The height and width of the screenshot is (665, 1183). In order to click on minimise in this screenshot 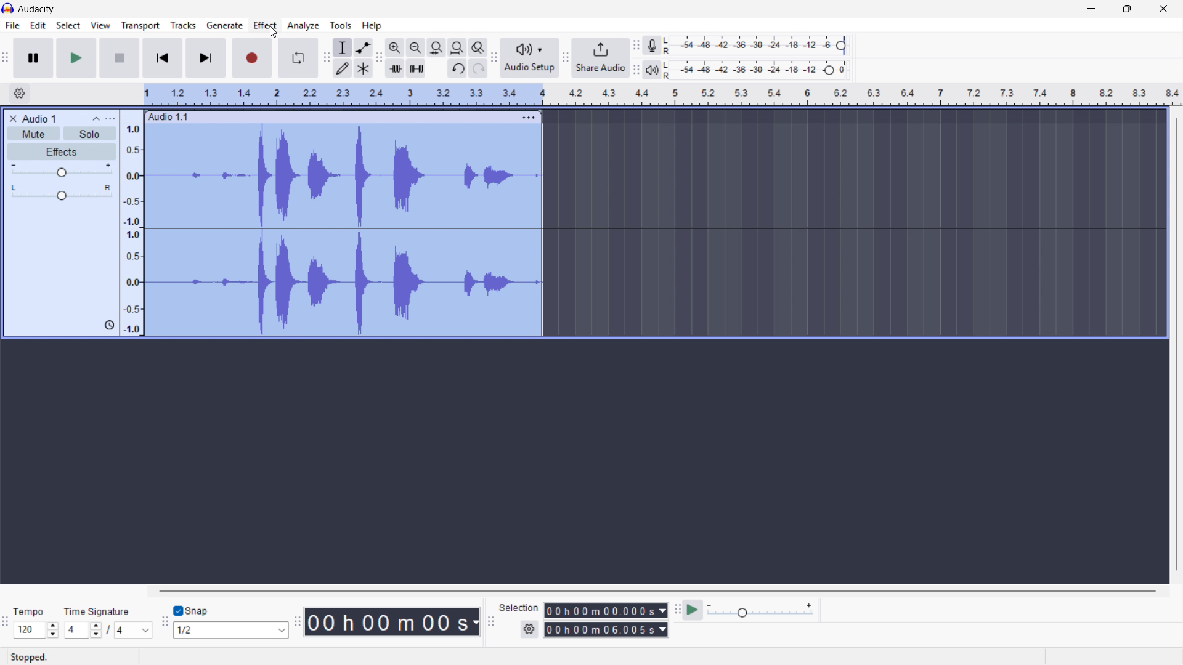, I will do `click(1090, 9)`.